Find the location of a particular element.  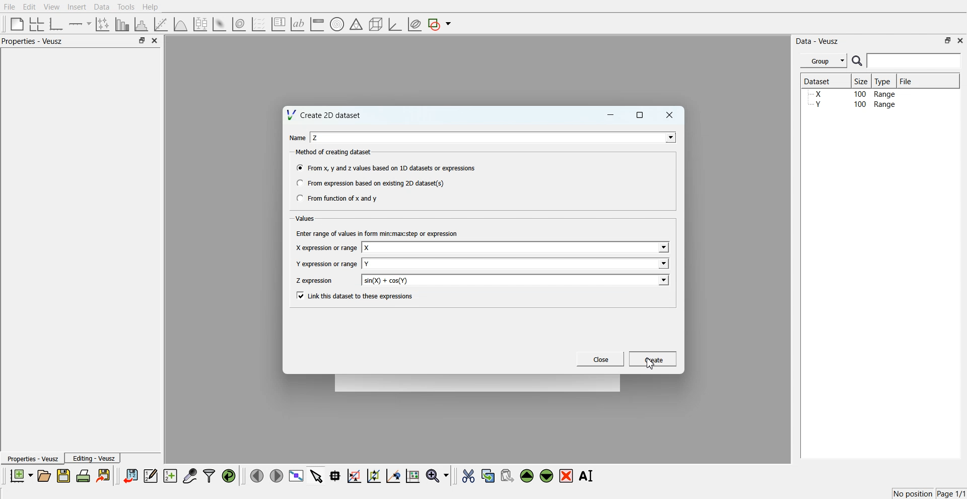

Data - Veusz is located at coordinates (817, 41).